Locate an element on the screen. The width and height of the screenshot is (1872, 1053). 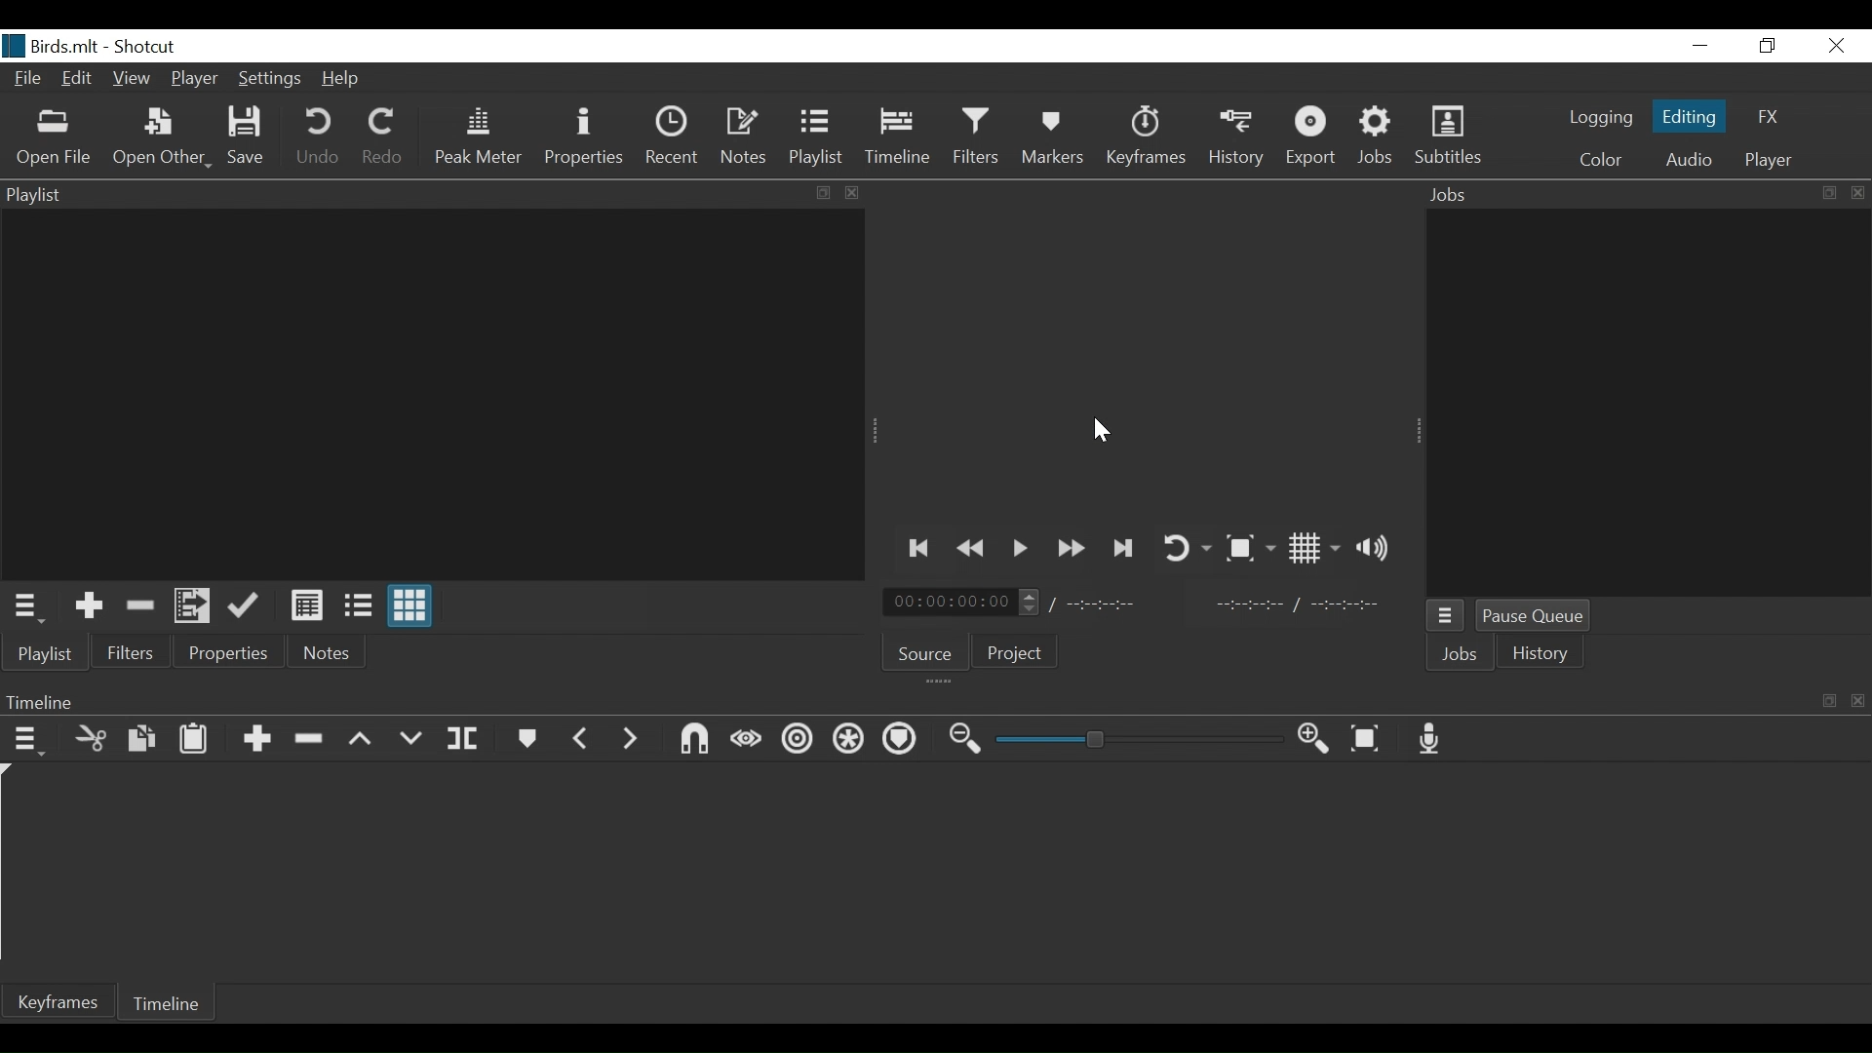
Edit is located at coordinates (78, 81).